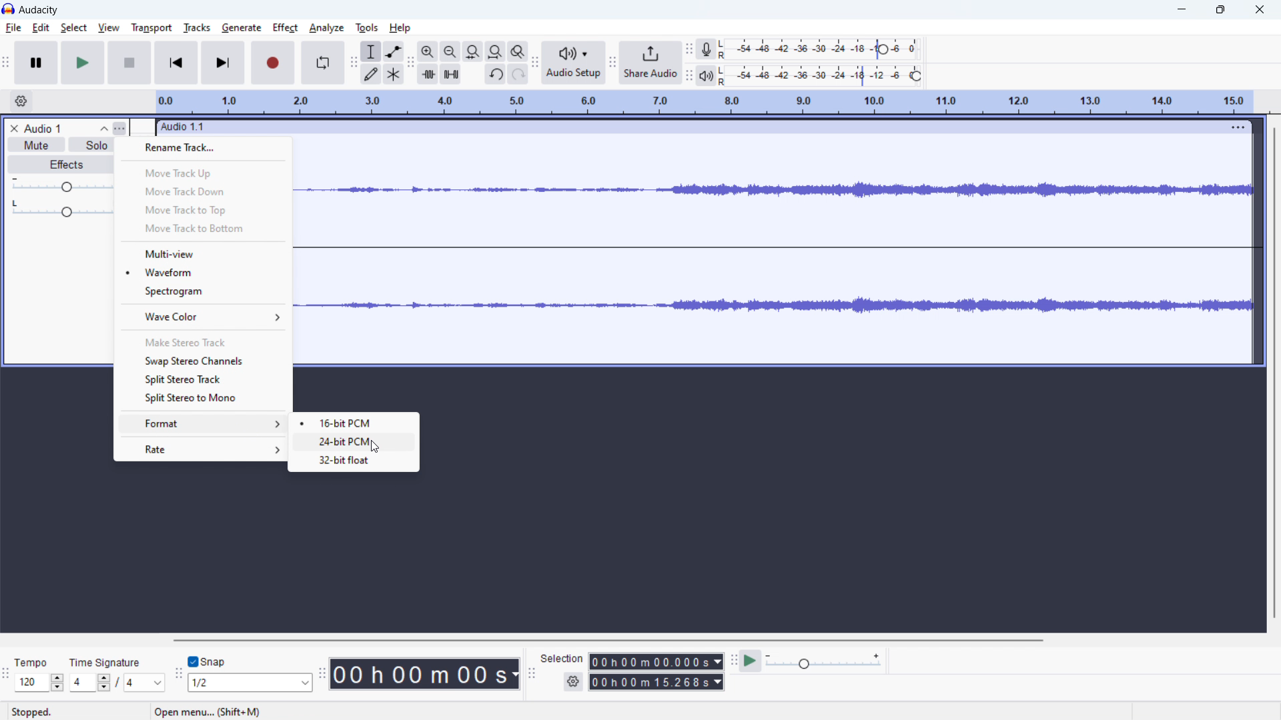 The width and height of the screenshot is (1281, 720). I want to click on analyze, so click(326, 29).